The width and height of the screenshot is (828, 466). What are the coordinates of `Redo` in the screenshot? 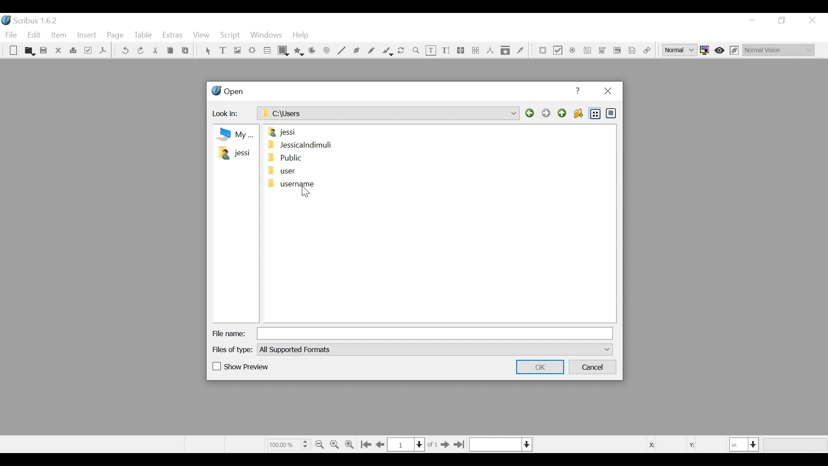 It's located at (140, 50).